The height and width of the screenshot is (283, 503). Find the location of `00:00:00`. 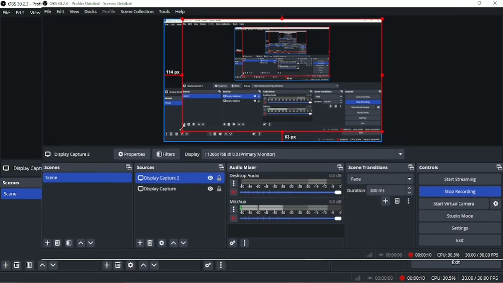

00:00:00 is located at coordinates (392, 255).